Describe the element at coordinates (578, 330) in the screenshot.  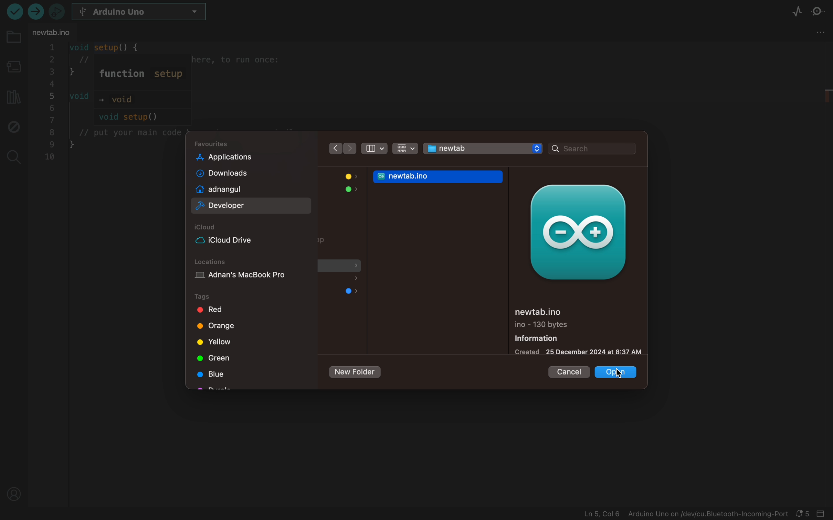
I see `information` at that location.